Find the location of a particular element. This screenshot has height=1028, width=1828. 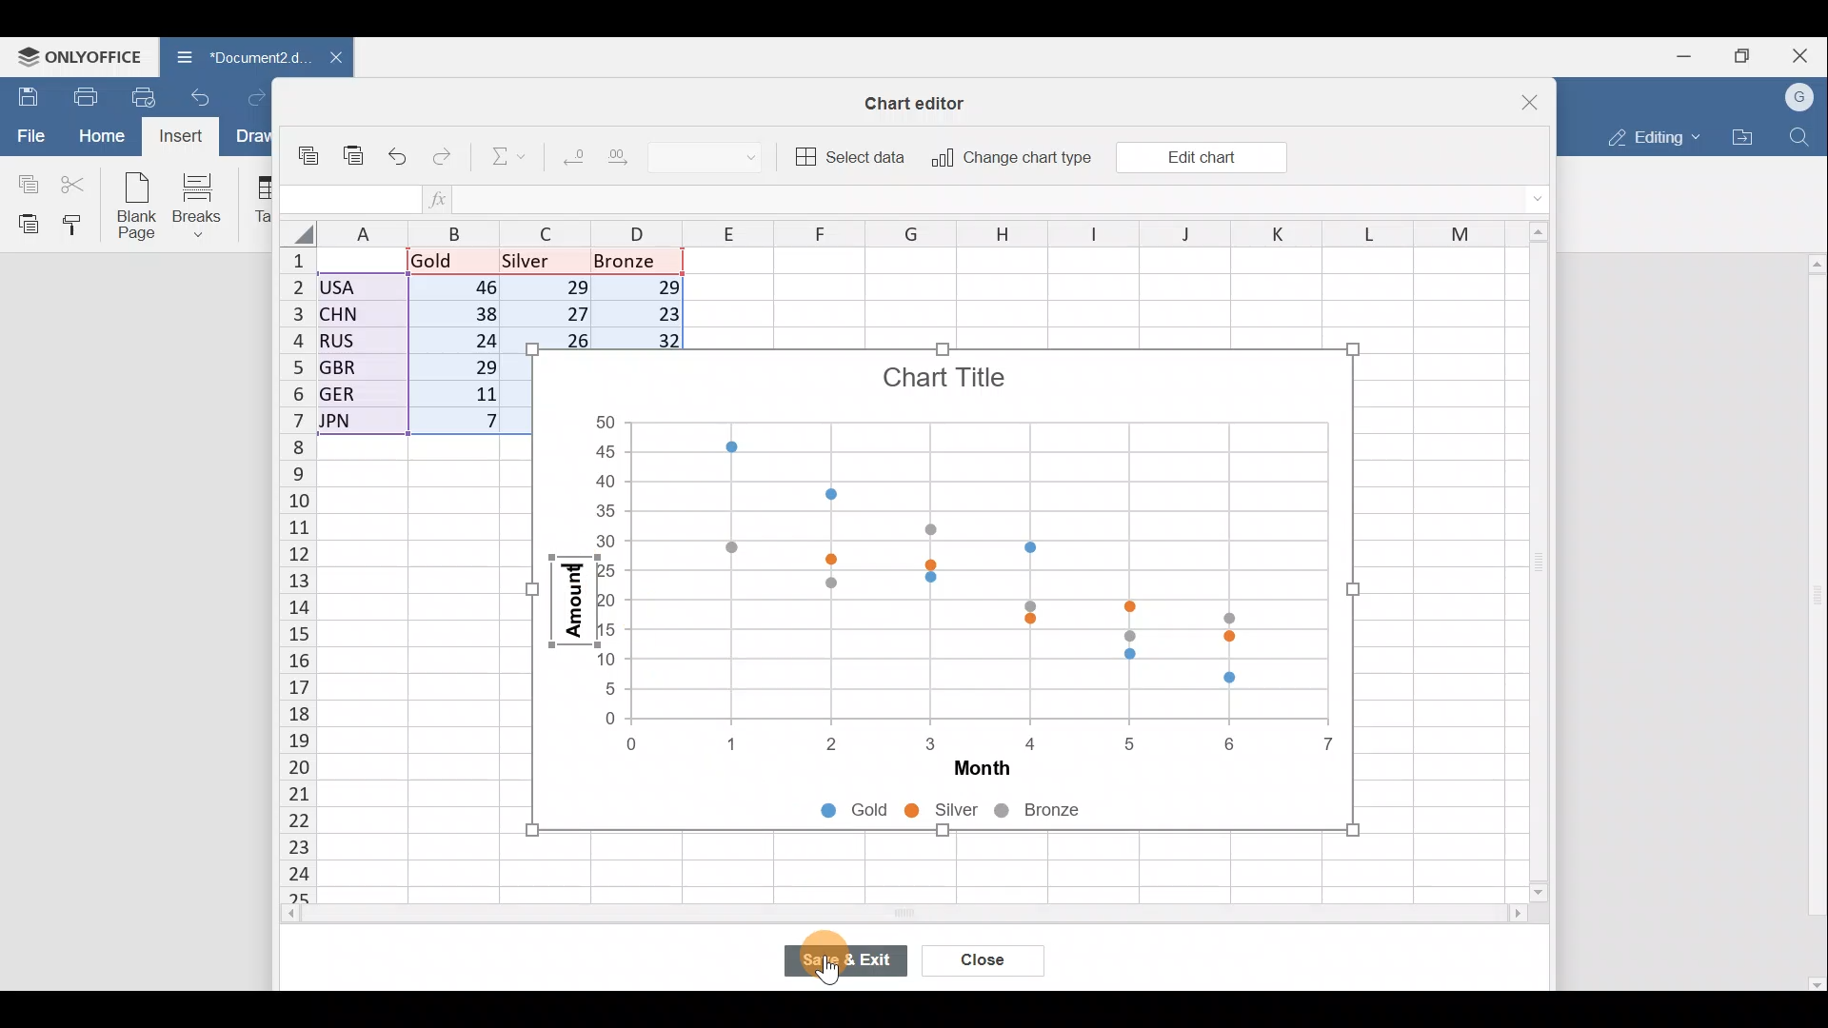

Chart image is located at coordinates (973, 548).